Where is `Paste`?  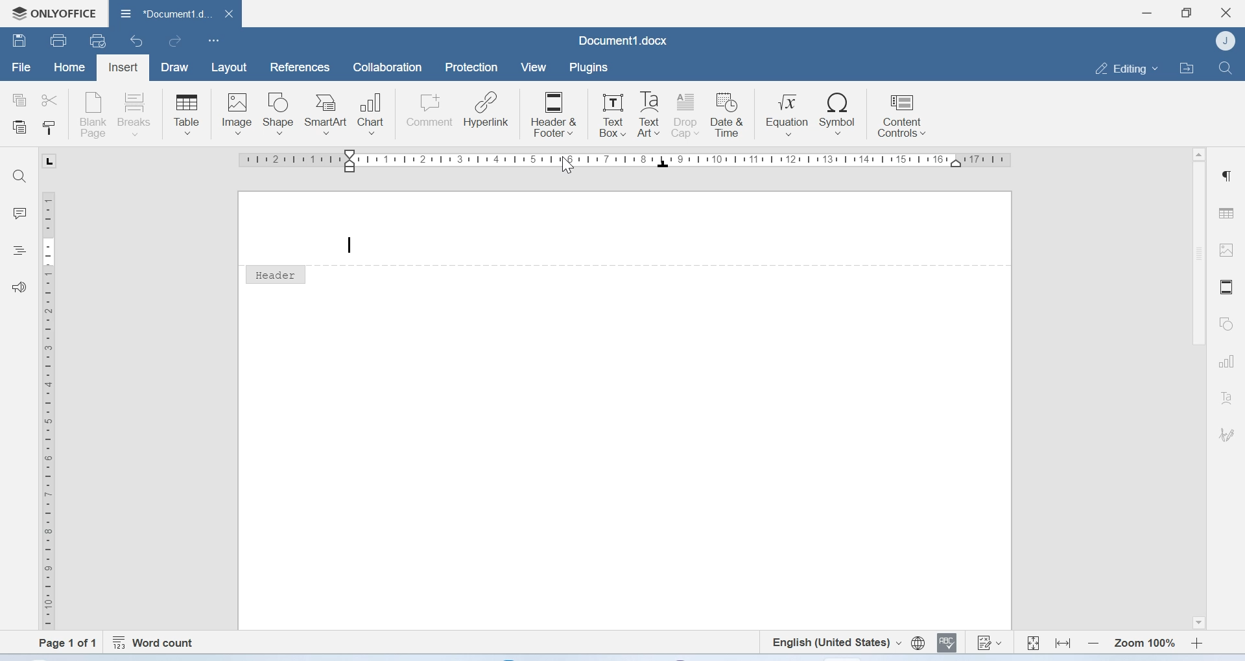 Paste is located at coordinates (20, 128).